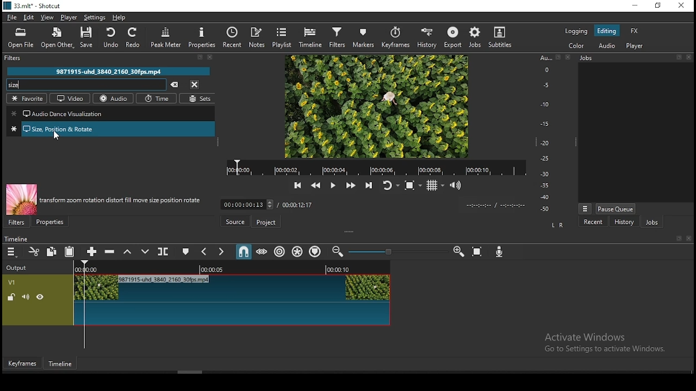 The width and height of the screenshot is (696, 391). What do you see at coordinates (608, 31) in the screenshot?
I see `editing` at bounding box center [608, 31].